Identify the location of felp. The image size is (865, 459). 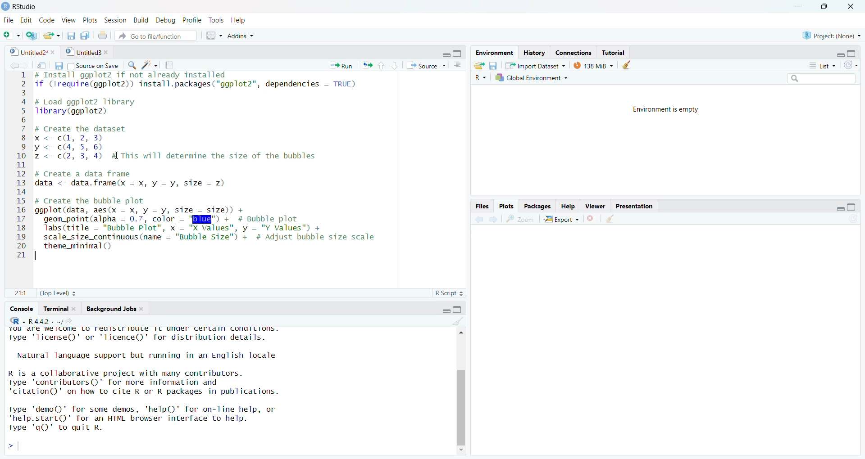
(569, 206).